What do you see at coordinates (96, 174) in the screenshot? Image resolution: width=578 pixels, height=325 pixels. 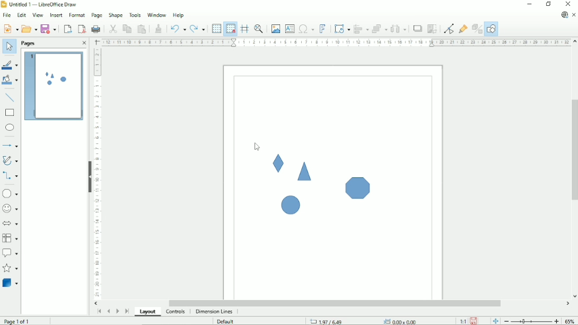 I see `Vertical scale` at bounding box center [96, 174].